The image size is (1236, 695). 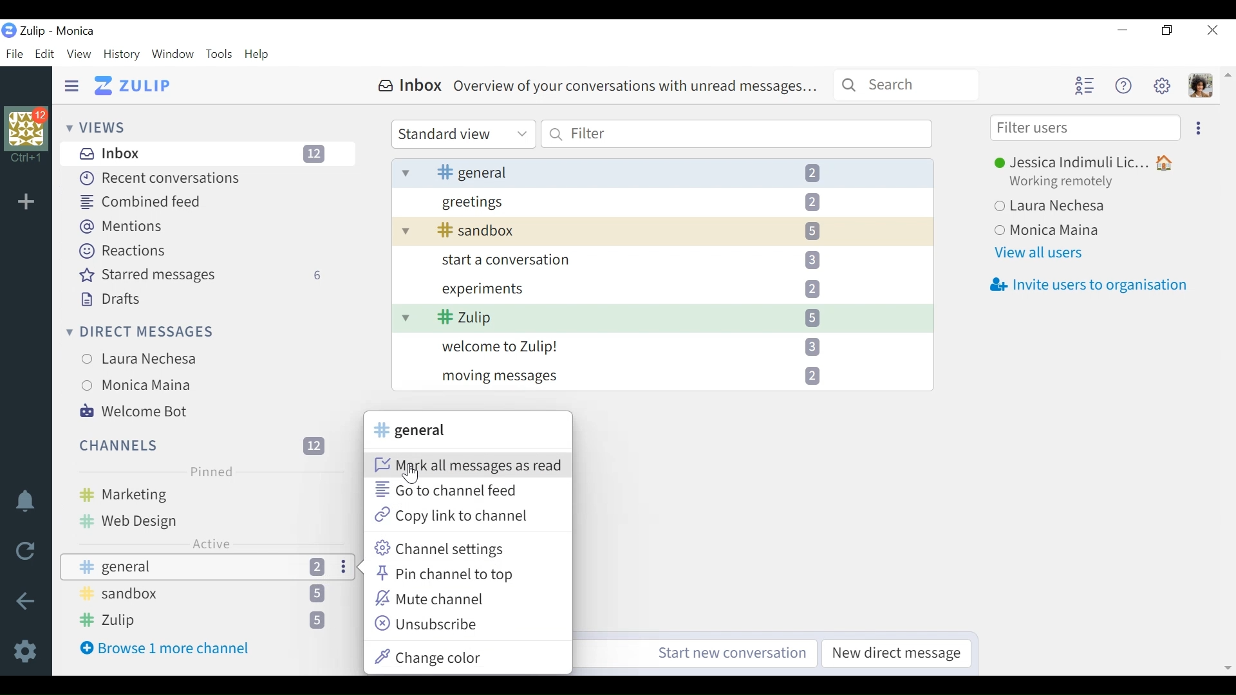 I want to click on Settings, so click(x=28, y=650).